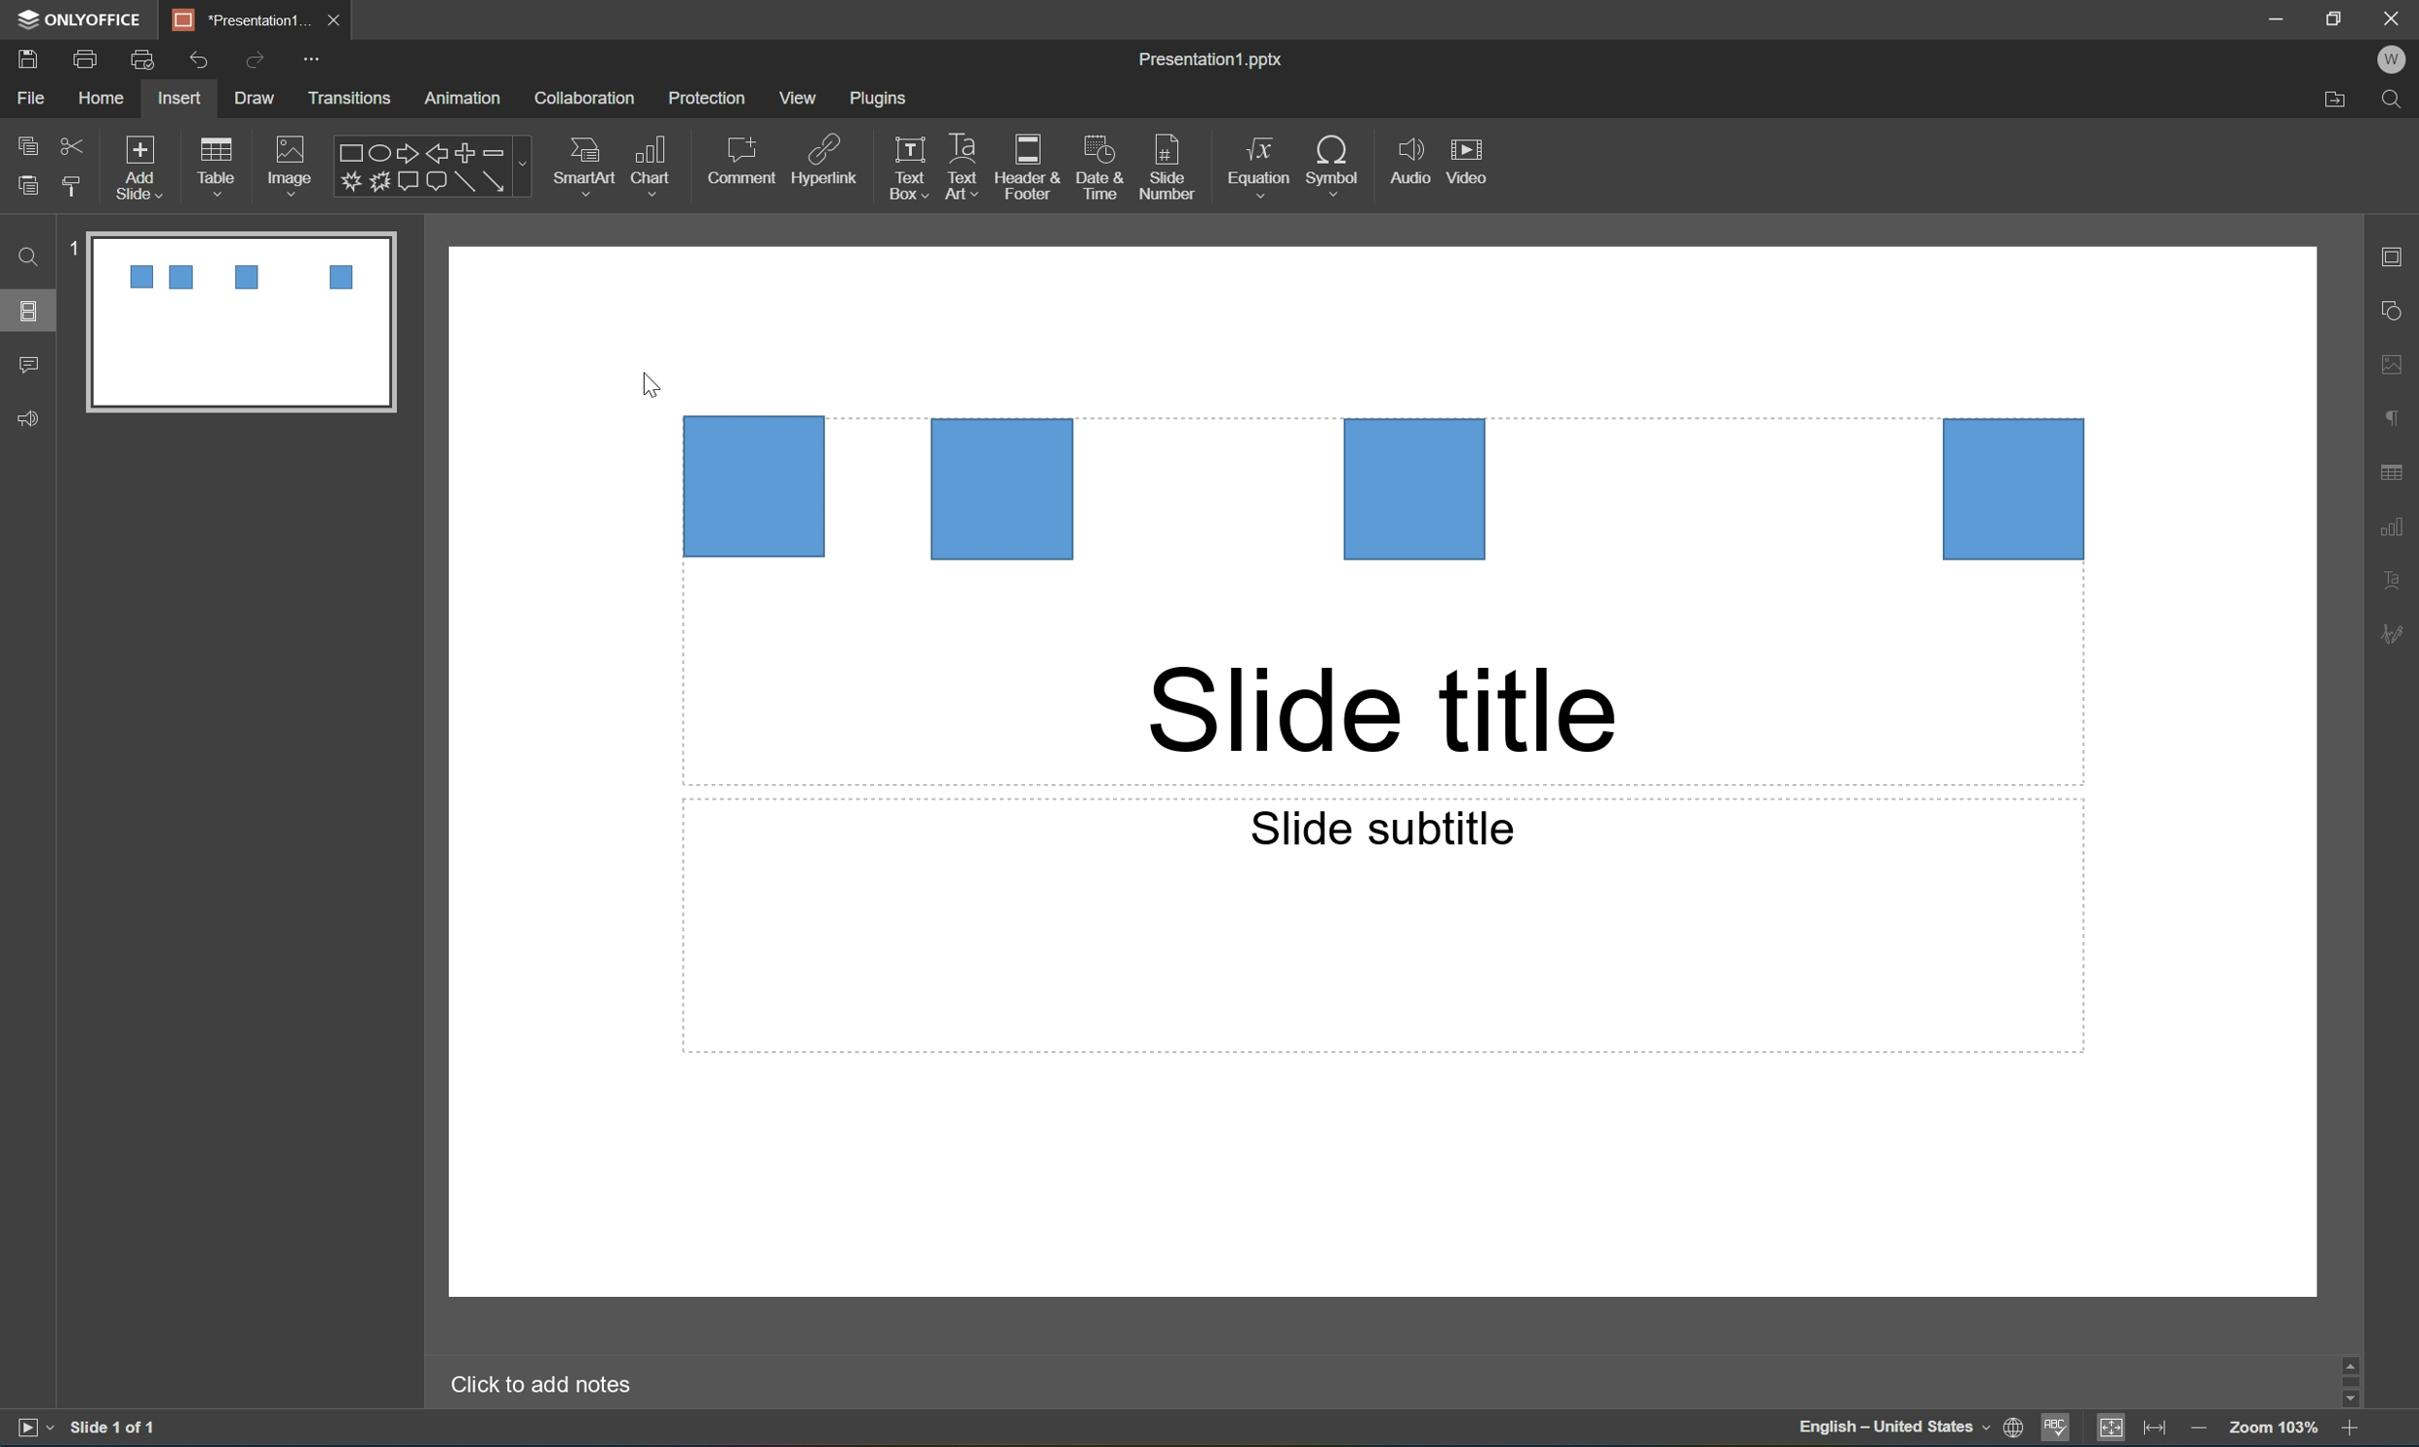 This screenshot has height=1447, width=2419. I want to click on slide 1, so click(227, 321).